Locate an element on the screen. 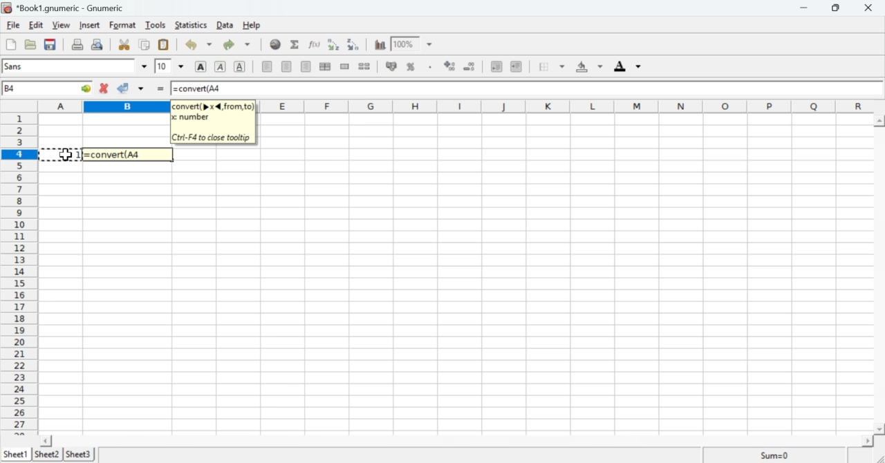  Undo is located at coordinates (200, 44).